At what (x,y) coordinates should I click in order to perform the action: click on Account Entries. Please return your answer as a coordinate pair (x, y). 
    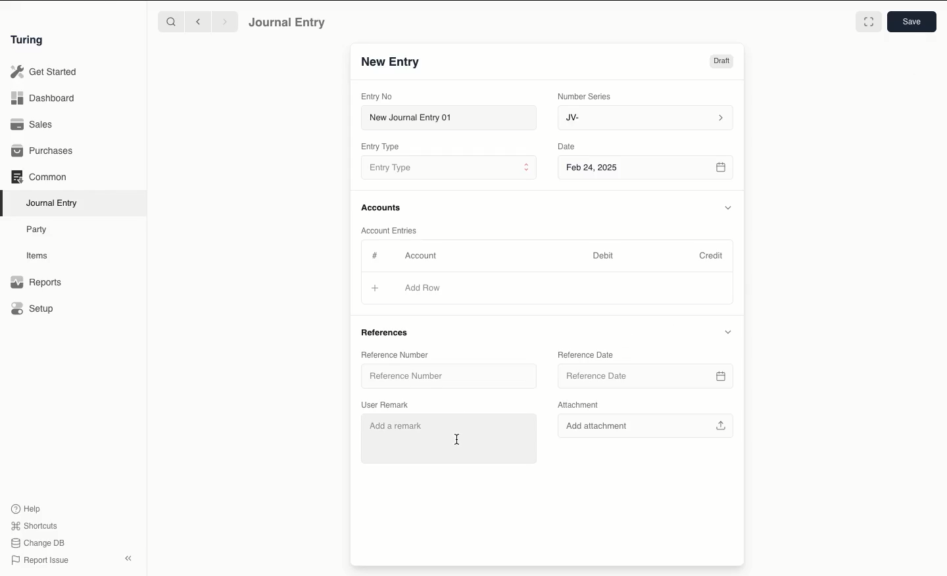
    Looking at the image, I should click on (391, 230).